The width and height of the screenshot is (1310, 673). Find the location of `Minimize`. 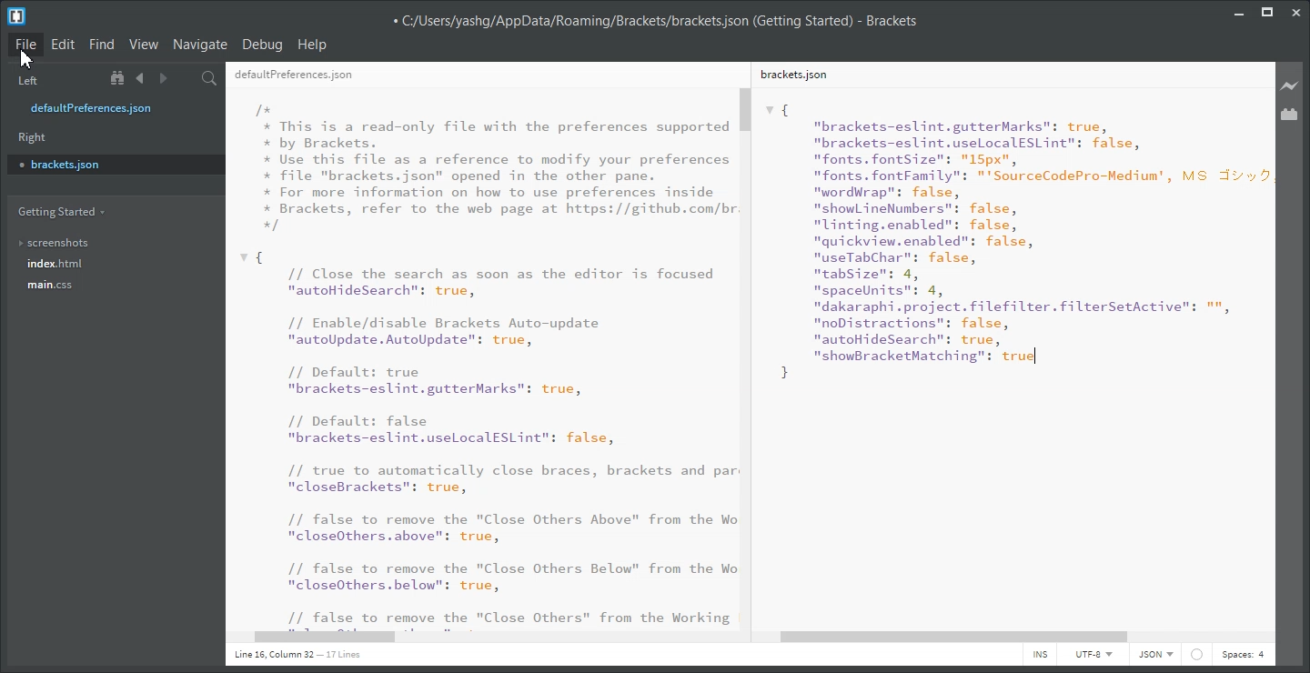

Minimize is located at coordinates (1239, 10).